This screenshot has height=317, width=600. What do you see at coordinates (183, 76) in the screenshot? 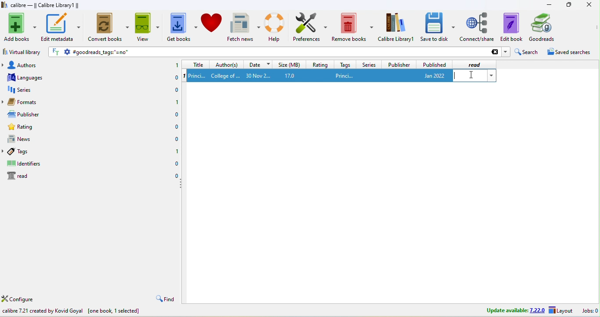
I see `1` at bounding box center [183, 76].